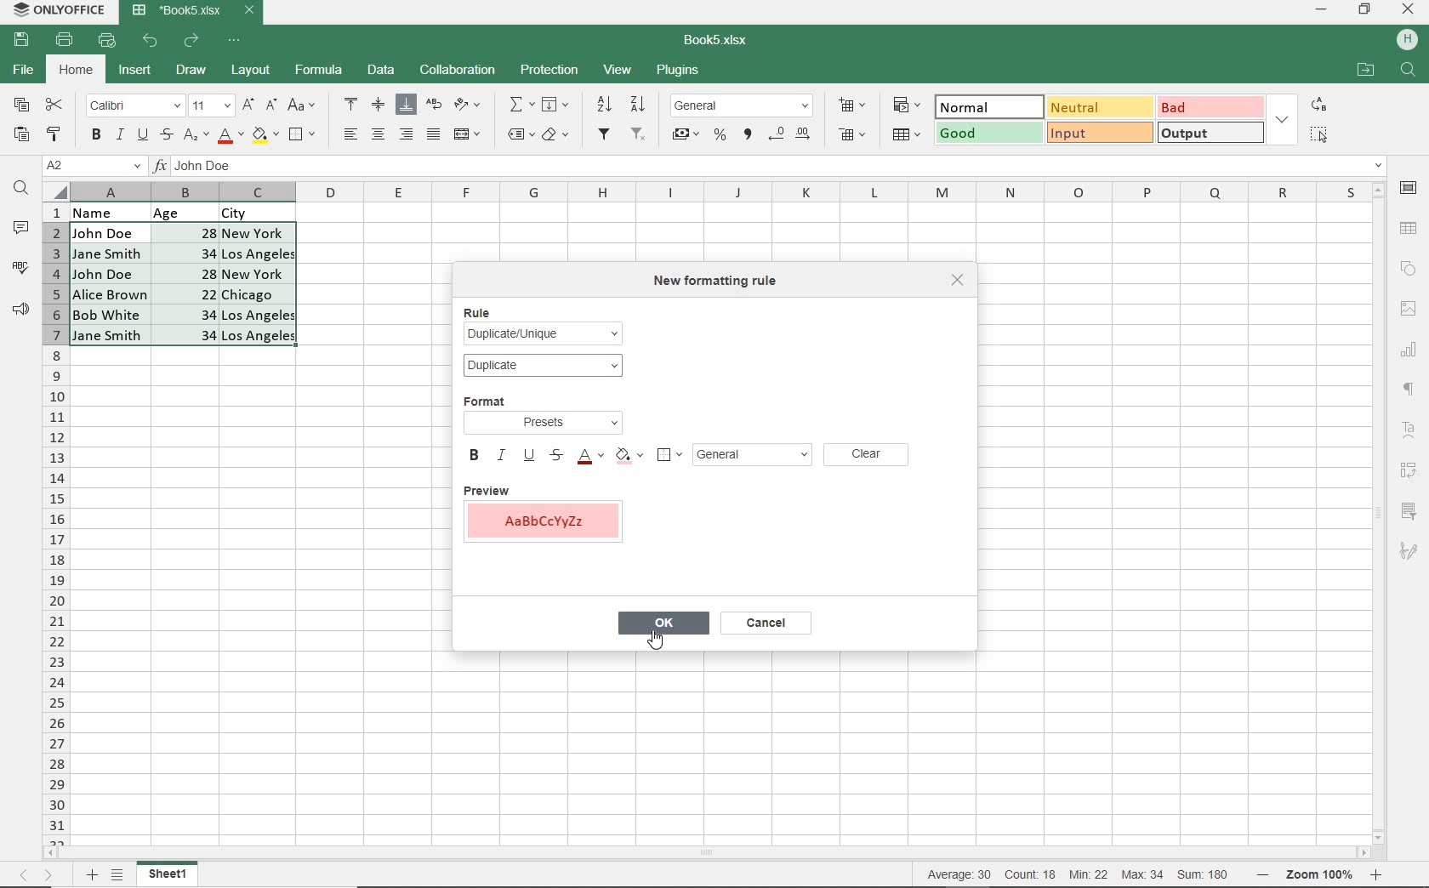  Describe the element at coordinates (685, 136) in the screenshot. I see `ACCOUNTING STYLE` at that location.